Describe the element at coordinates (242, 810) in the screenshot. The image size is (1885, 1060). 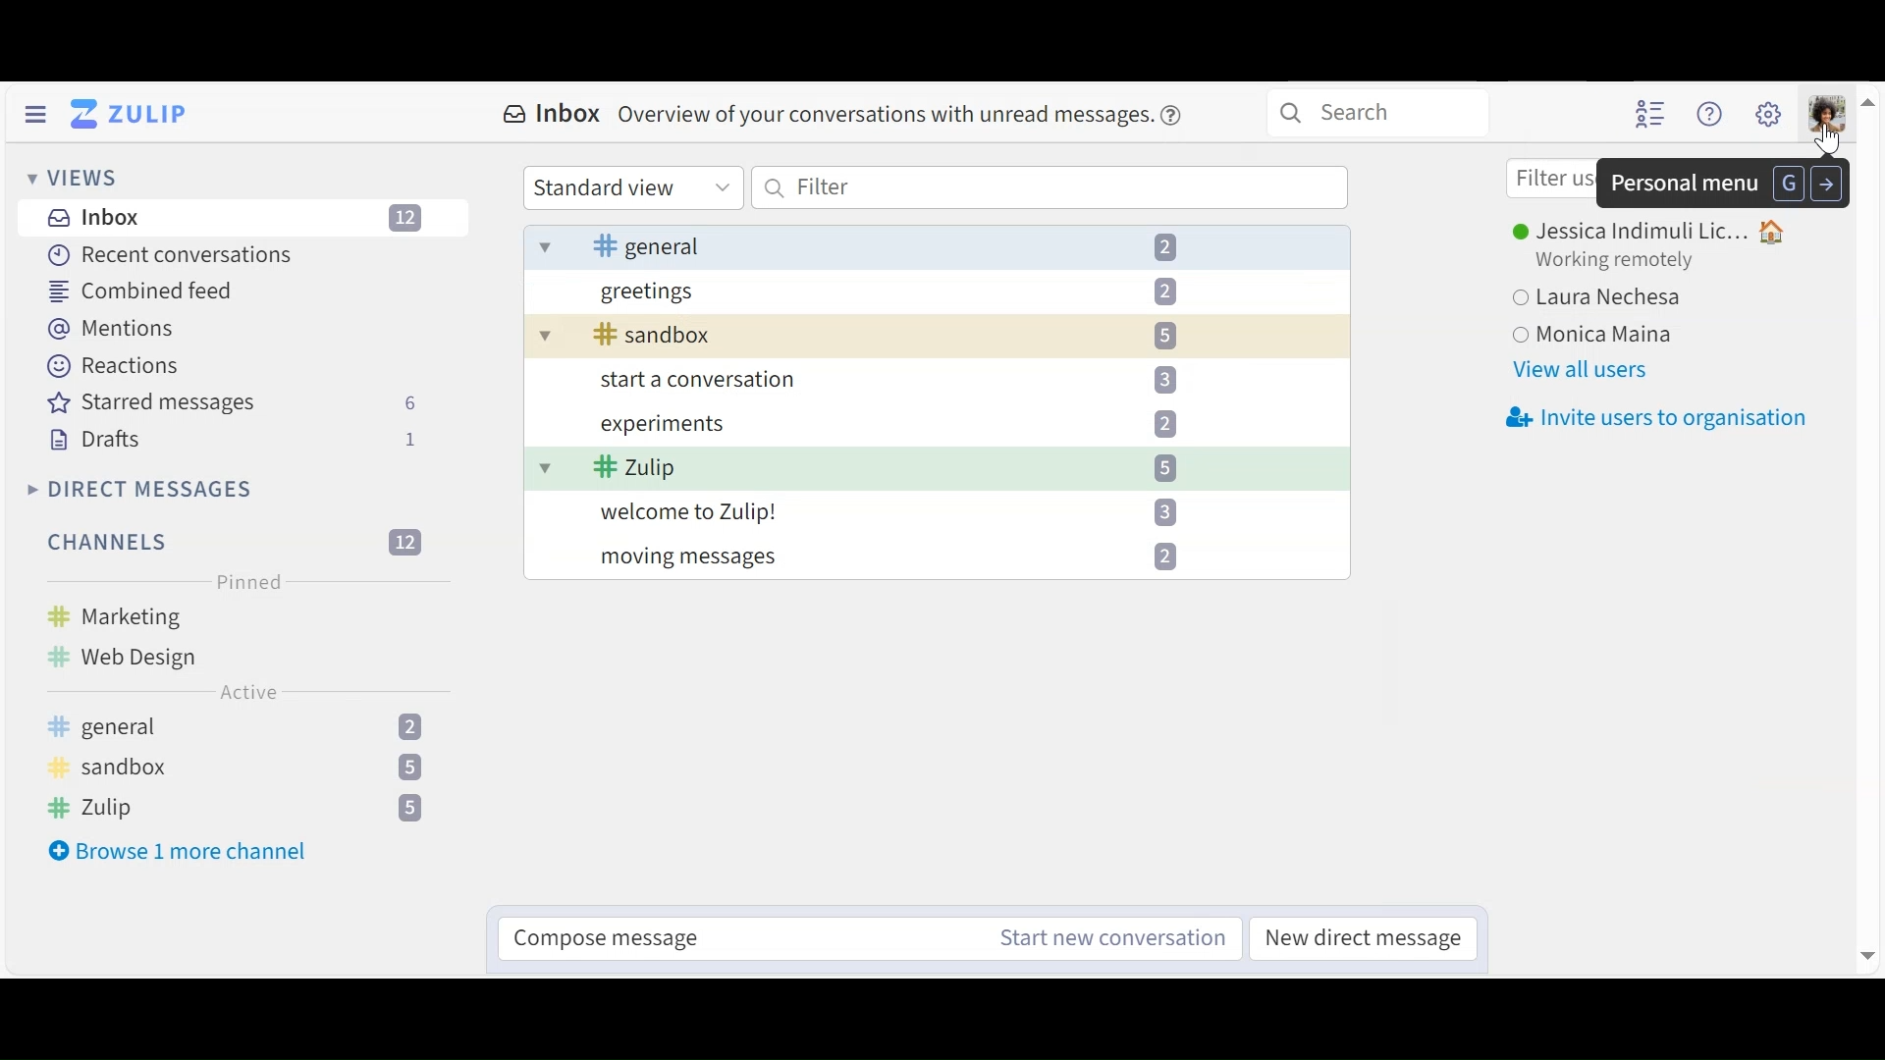
I see `# Zulip` at that location.